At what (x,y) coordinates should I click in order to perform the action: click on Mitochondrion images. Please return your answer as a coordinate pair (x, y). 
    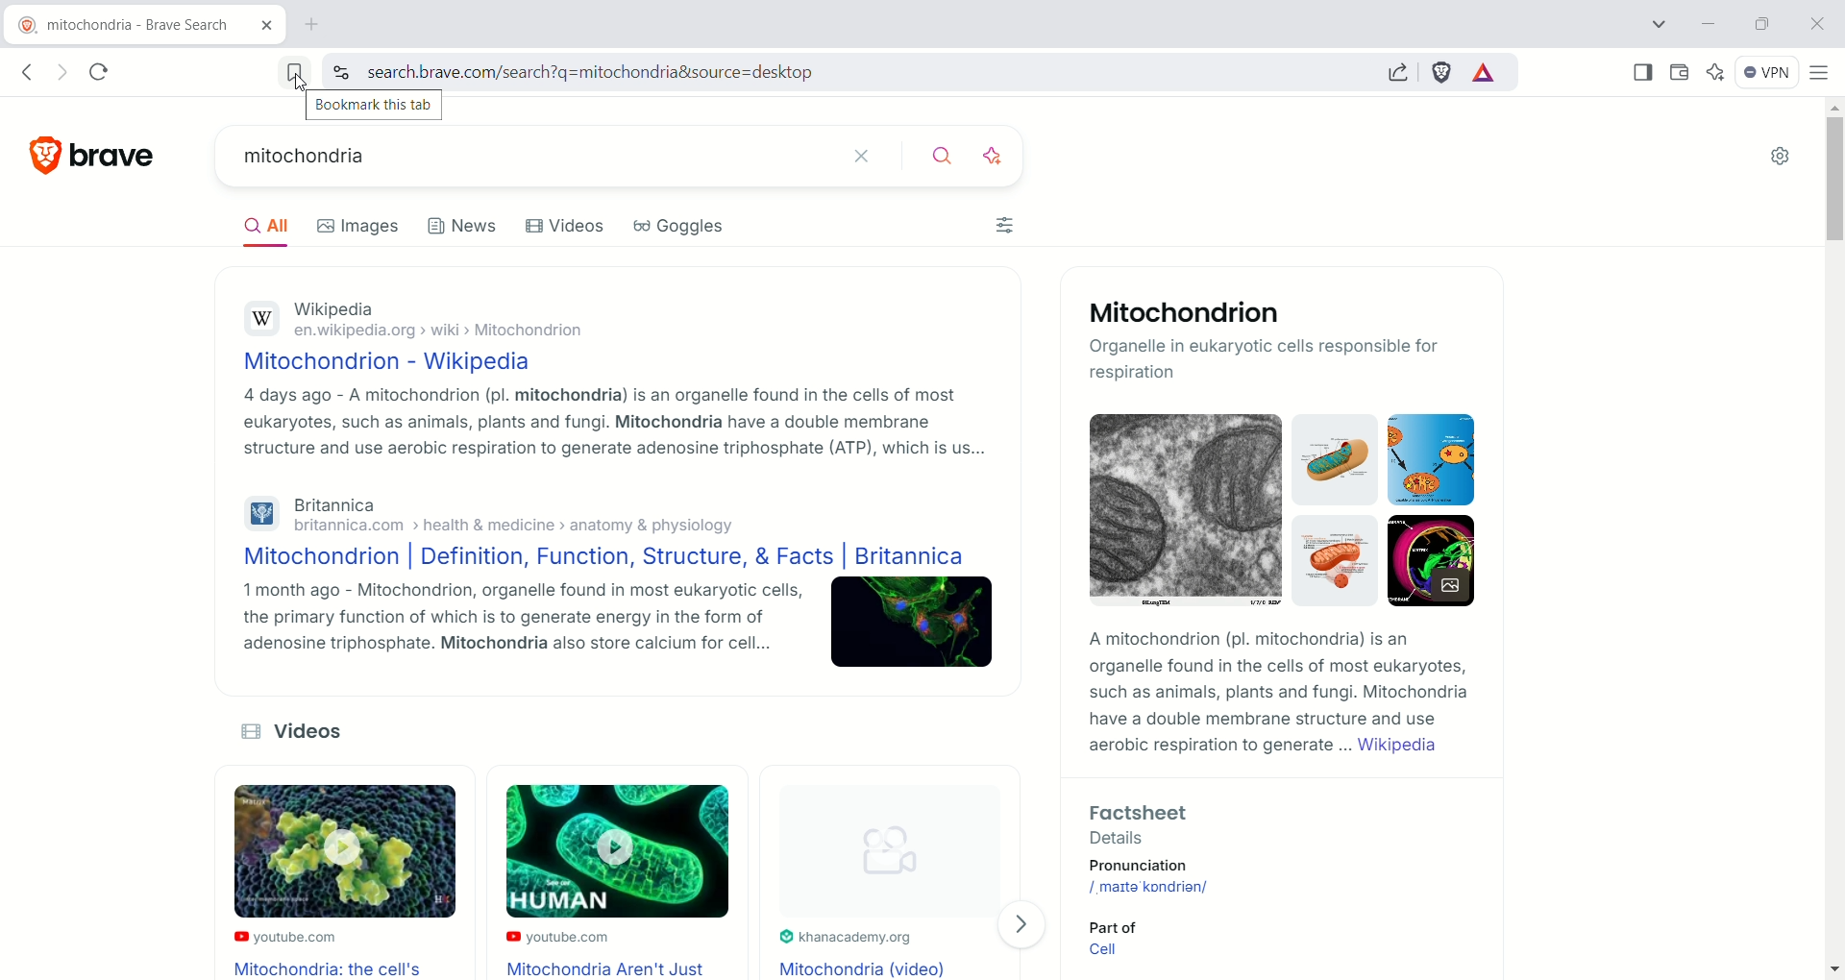
    Looking at the image, I should click on (1272, 517).